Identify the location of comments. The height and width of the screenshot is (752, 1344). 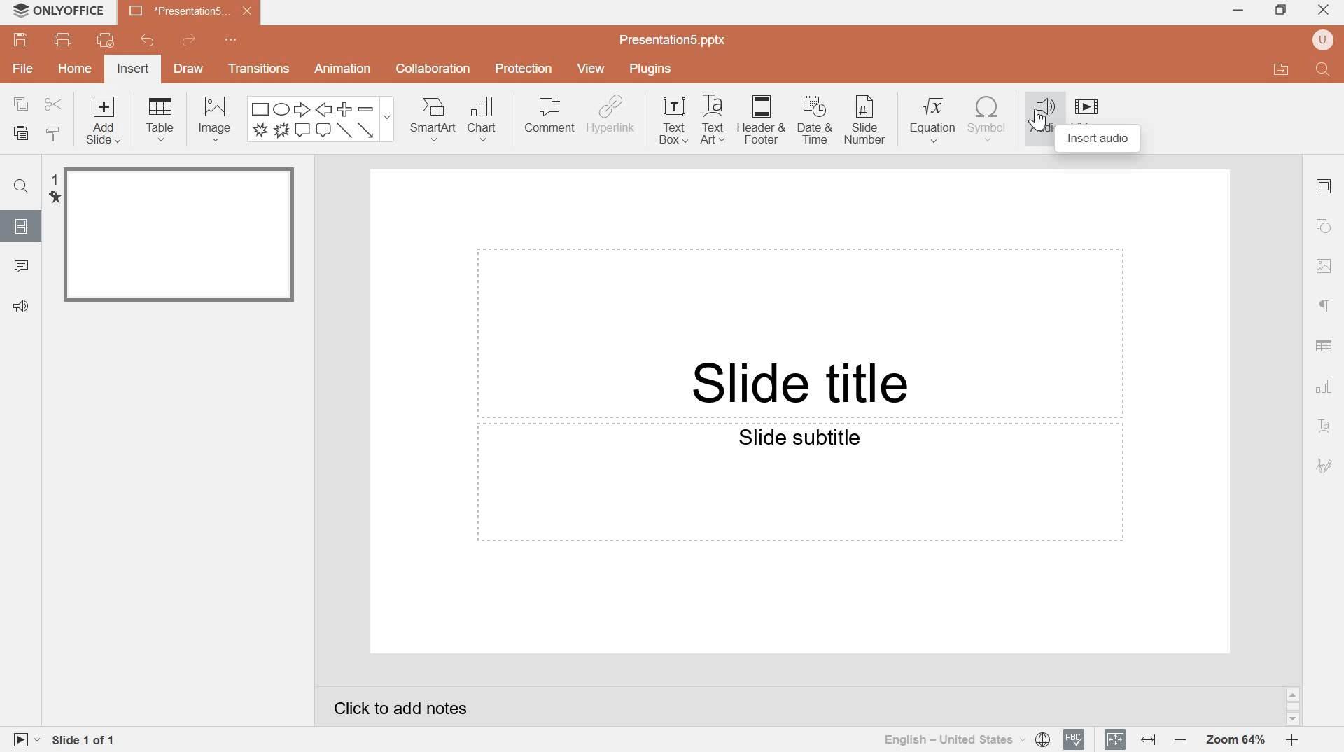
(22, 267).